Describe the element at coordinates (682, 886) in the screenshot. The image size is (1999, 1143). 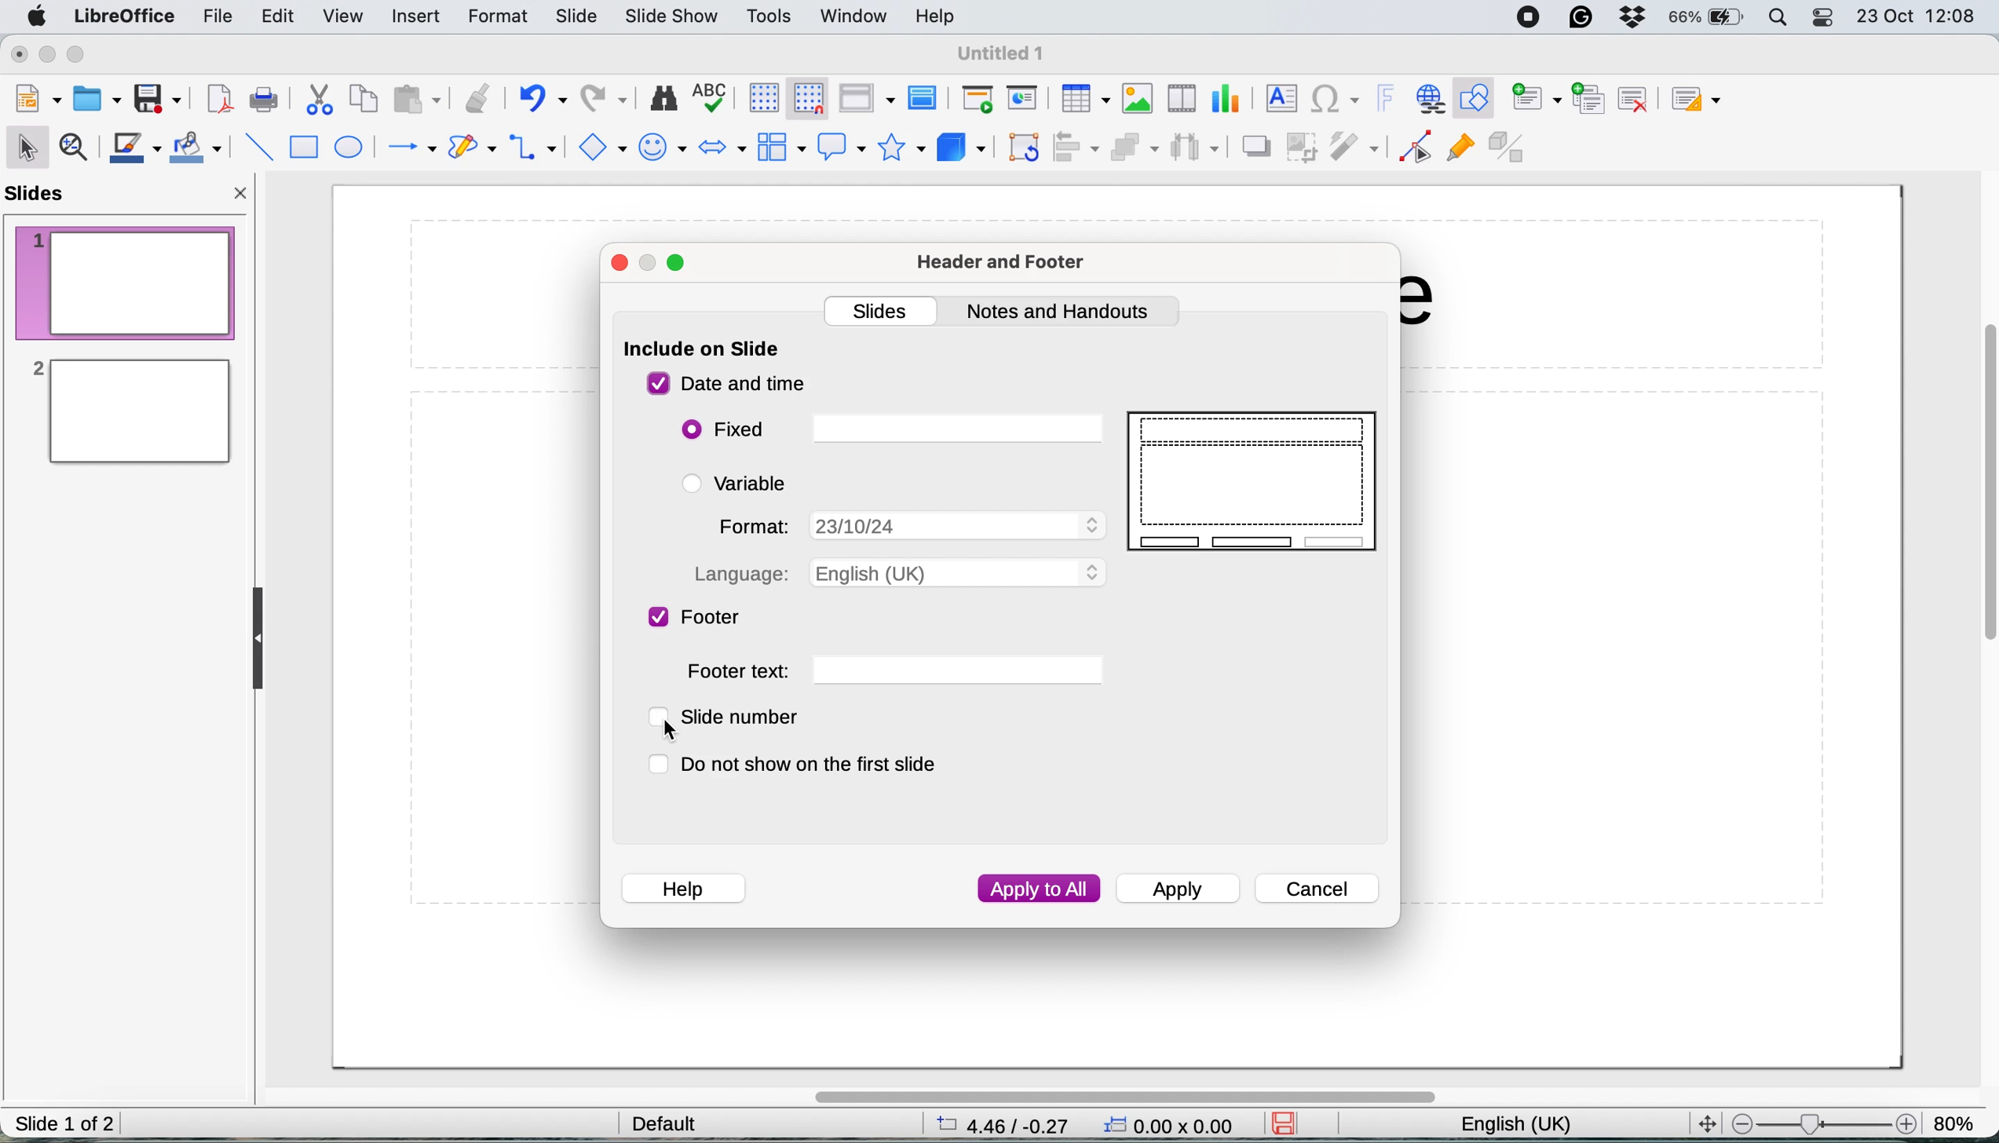
I see `help` at that location.